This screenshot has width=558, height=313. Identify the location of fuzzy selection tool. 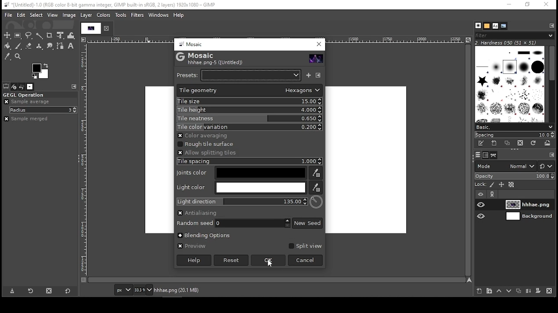
(39, 36).